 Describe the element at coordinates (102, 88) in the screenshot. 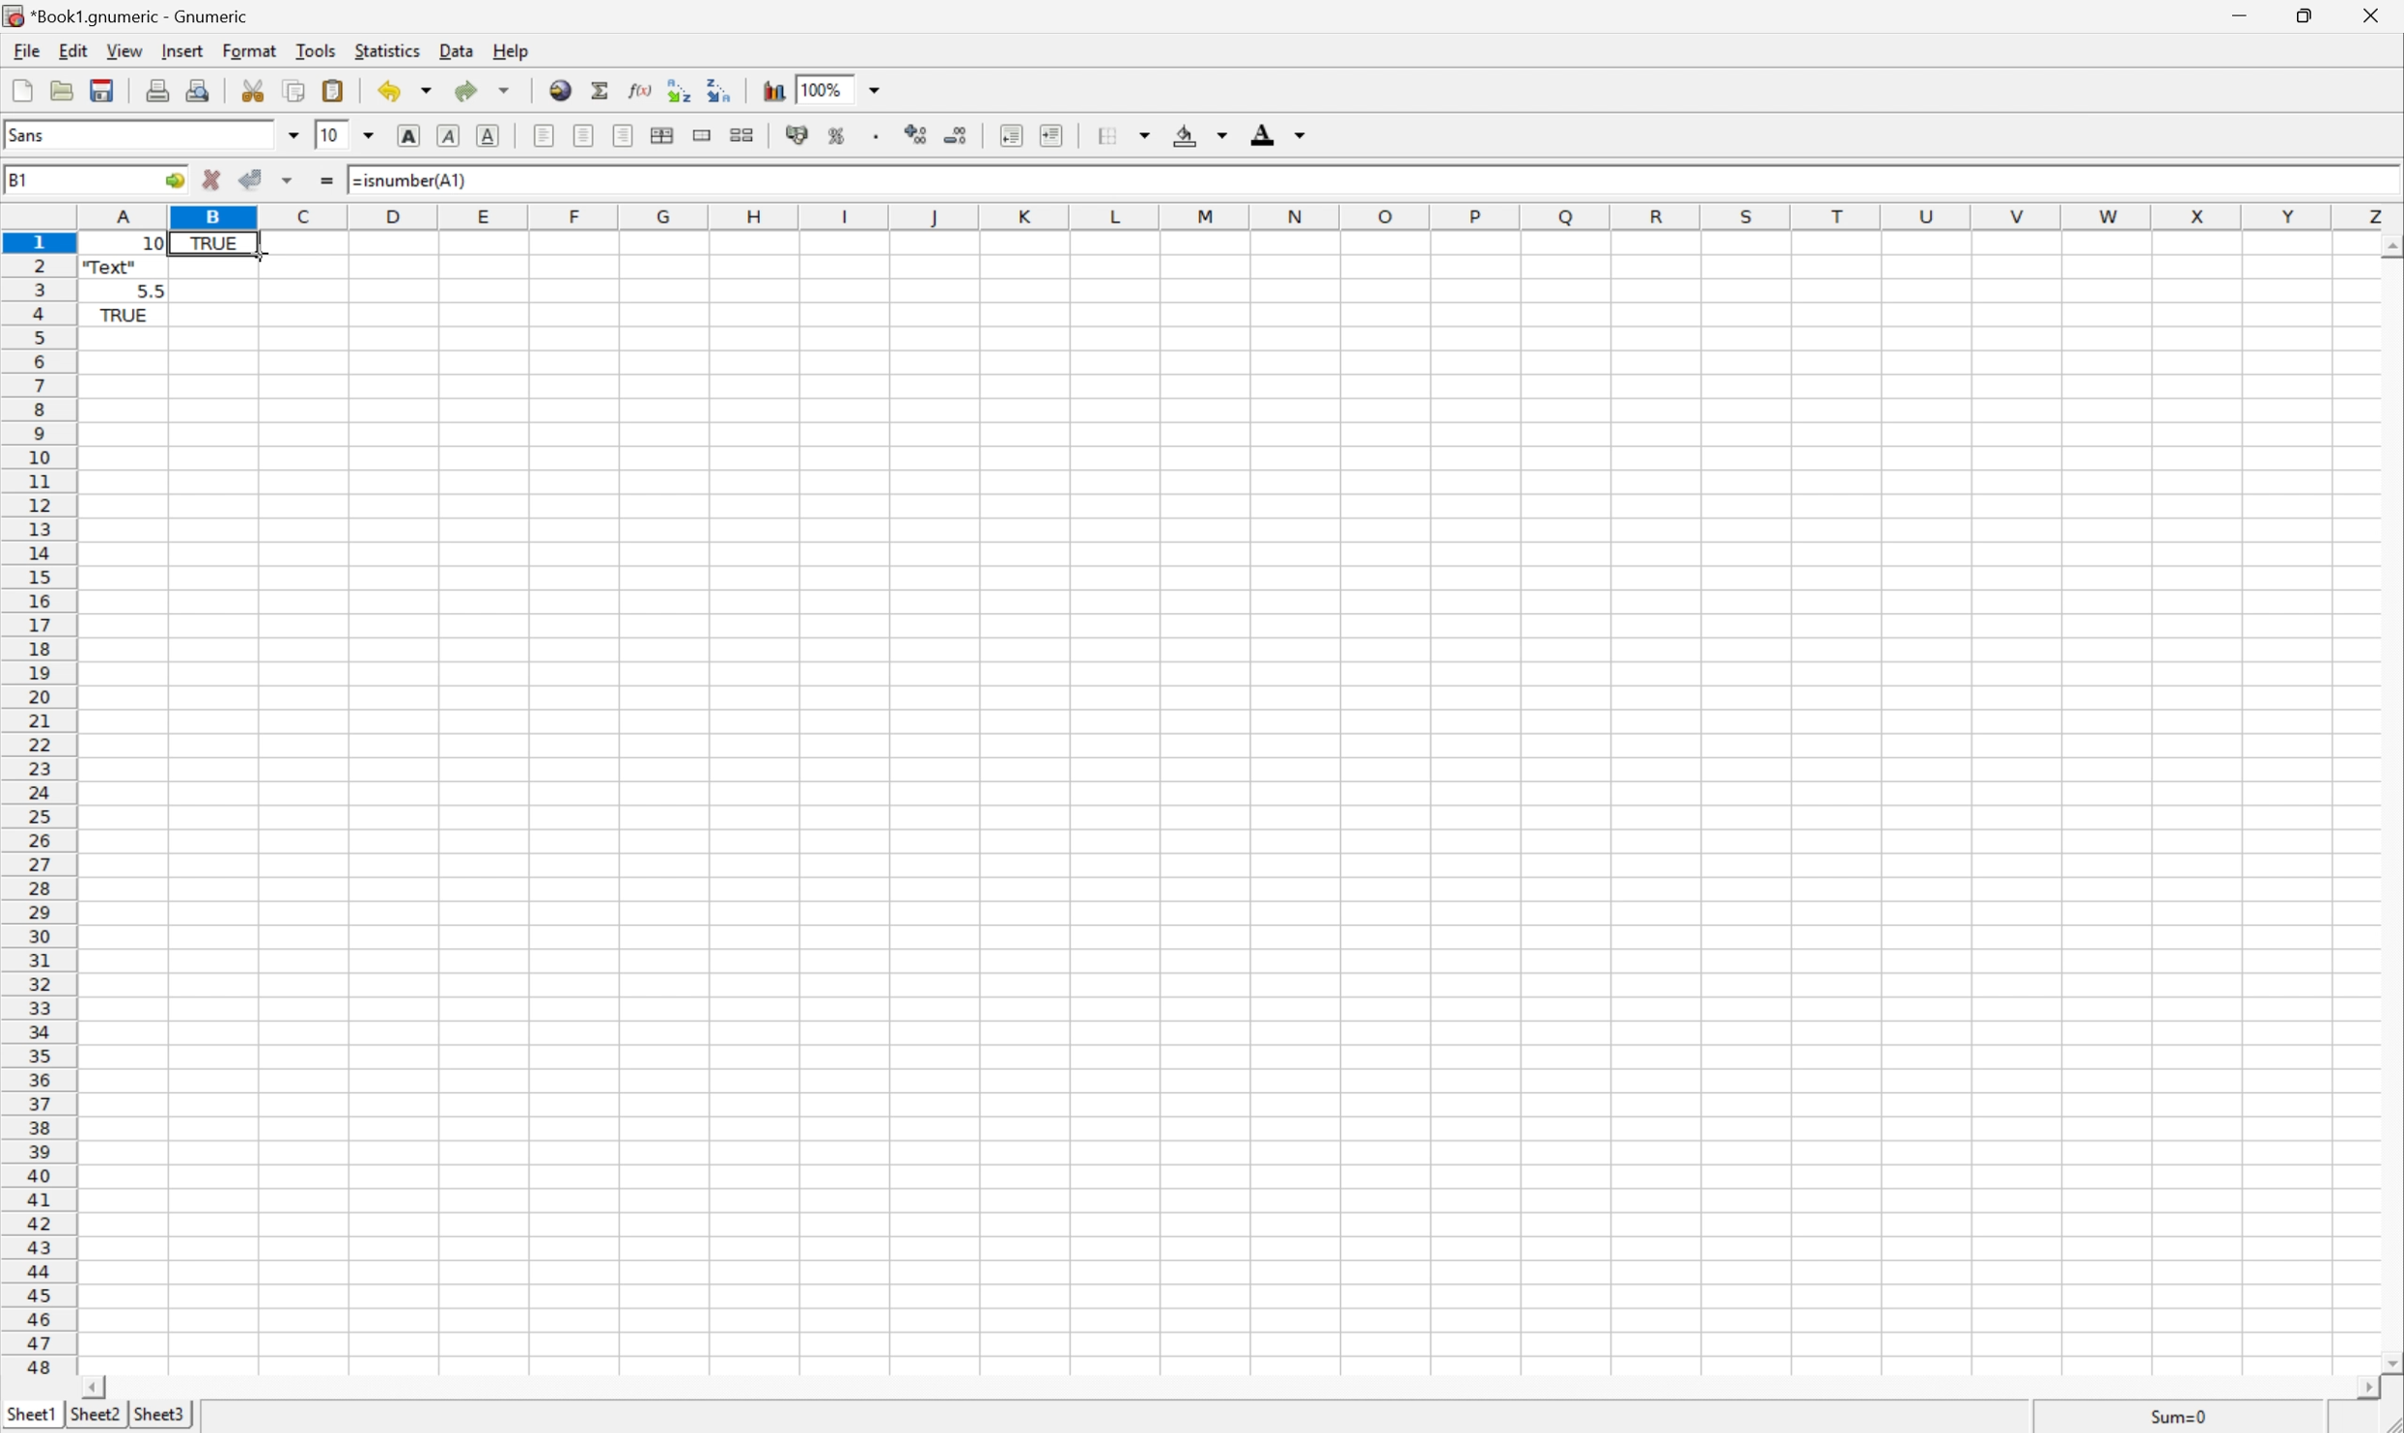

I see `Save current workbook` at that location.